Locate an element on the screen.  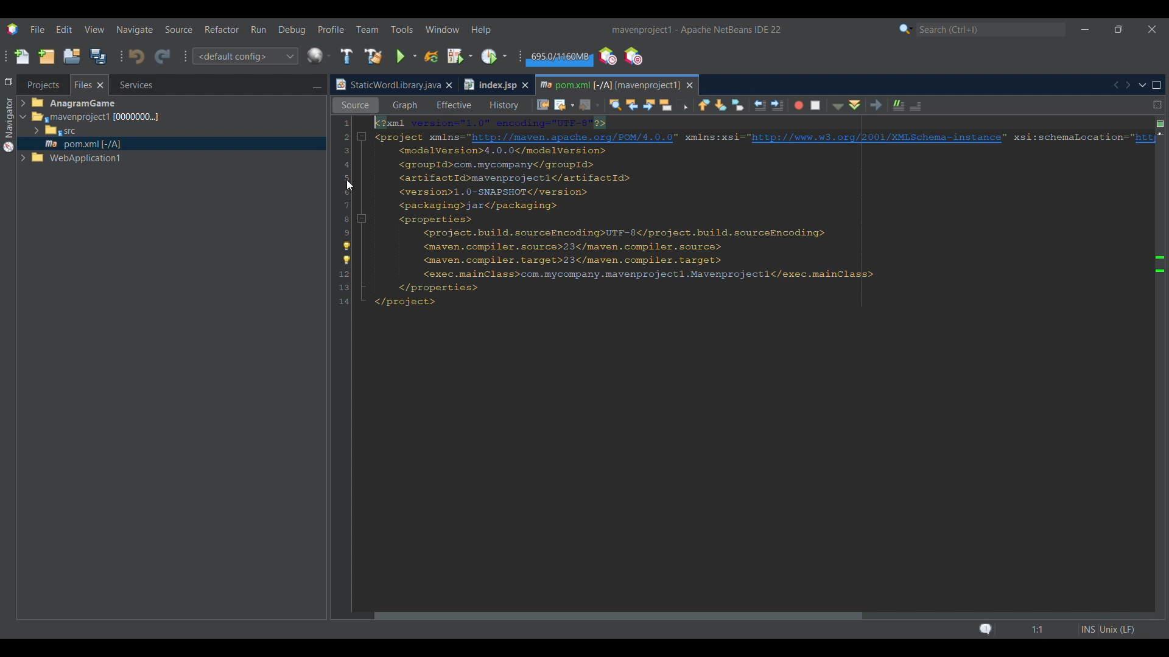
Undo is located at coordinates (136, 57).